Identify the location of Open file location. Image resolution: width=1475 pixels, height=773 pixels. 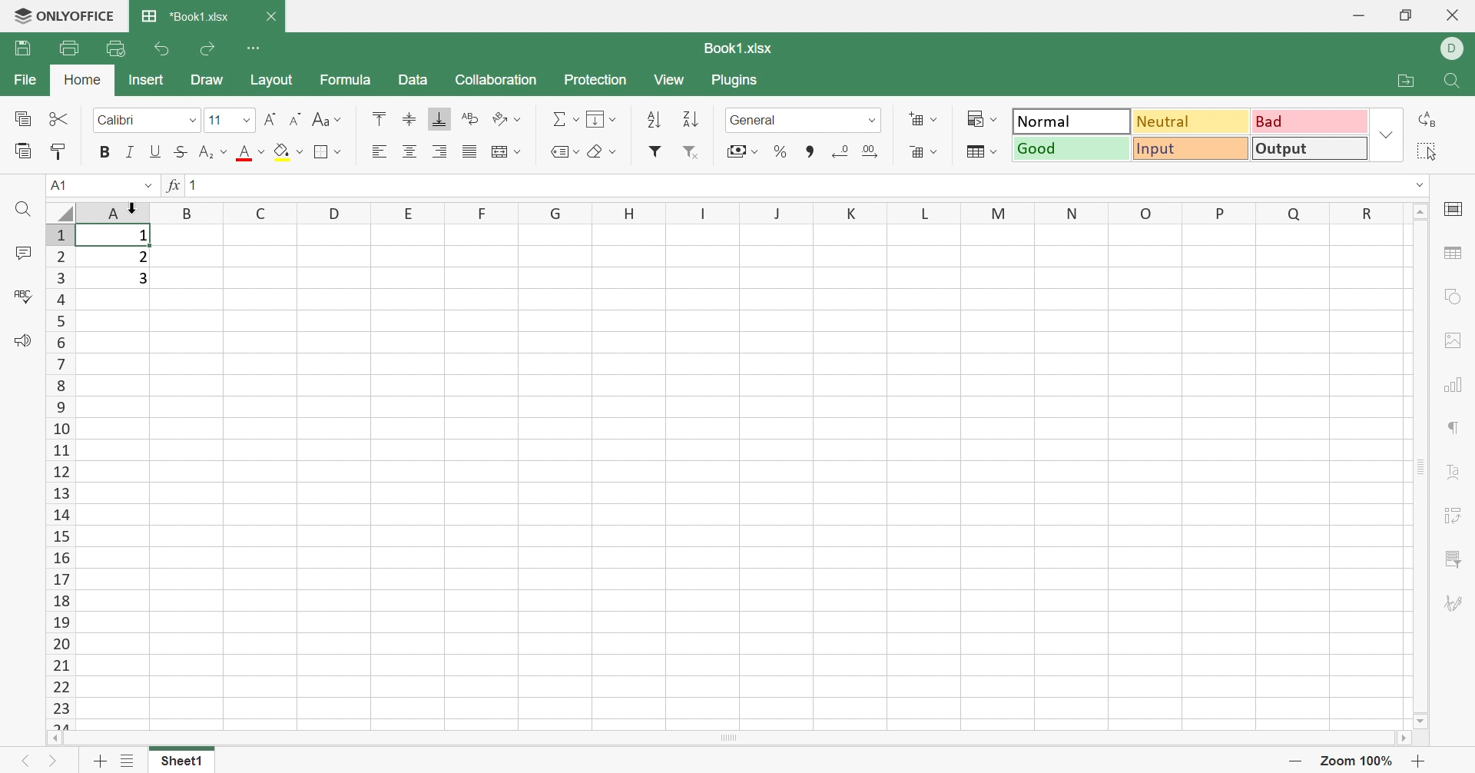
(1404, 81).